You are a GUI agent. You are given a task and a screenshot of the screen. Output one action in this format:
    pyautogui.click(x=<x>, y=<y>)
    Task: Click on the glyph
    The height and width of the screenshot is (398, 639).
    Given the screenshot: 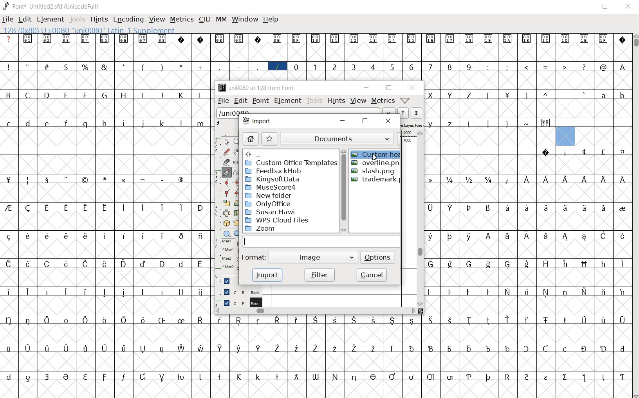 What is the action you would take?
    pyautogui.click(x=585, y=264)
    